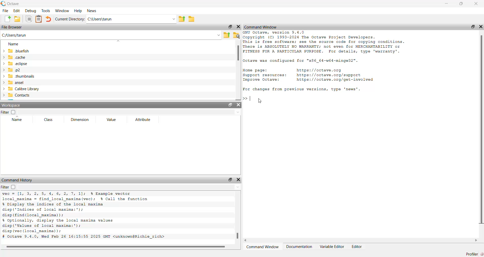 This screenshot has height=257, width=484. What do you see at coordinates (238, 26) in the screenshot?
I see `Hide Widget` at bounding box center [238, 26].